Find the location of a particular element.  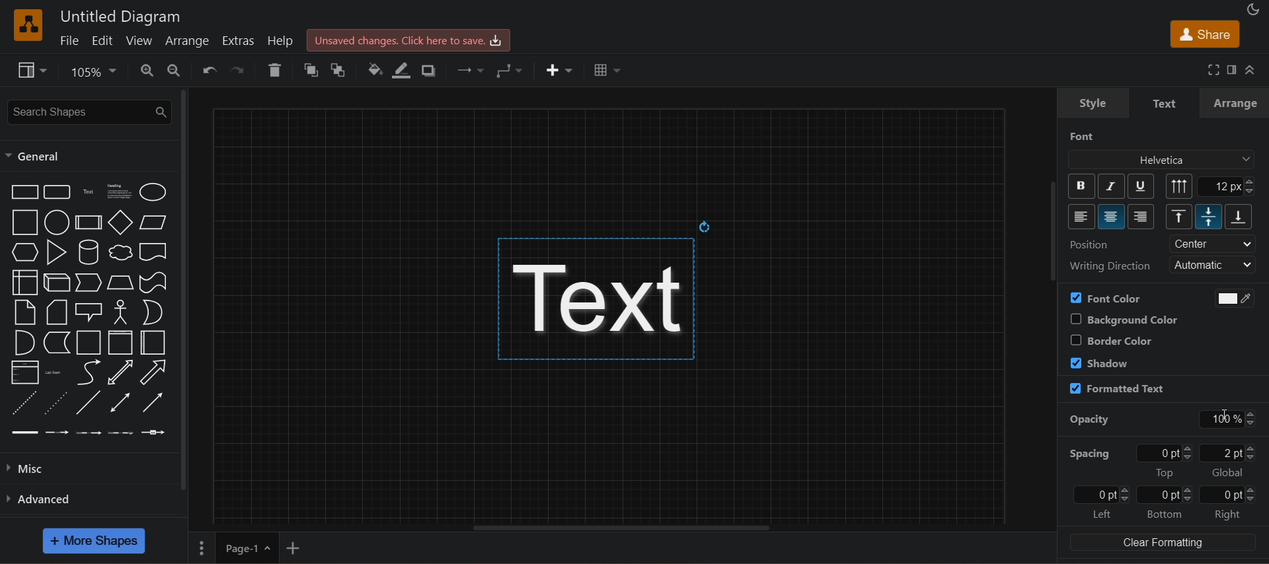

top is located at coordinates (1179, 216).